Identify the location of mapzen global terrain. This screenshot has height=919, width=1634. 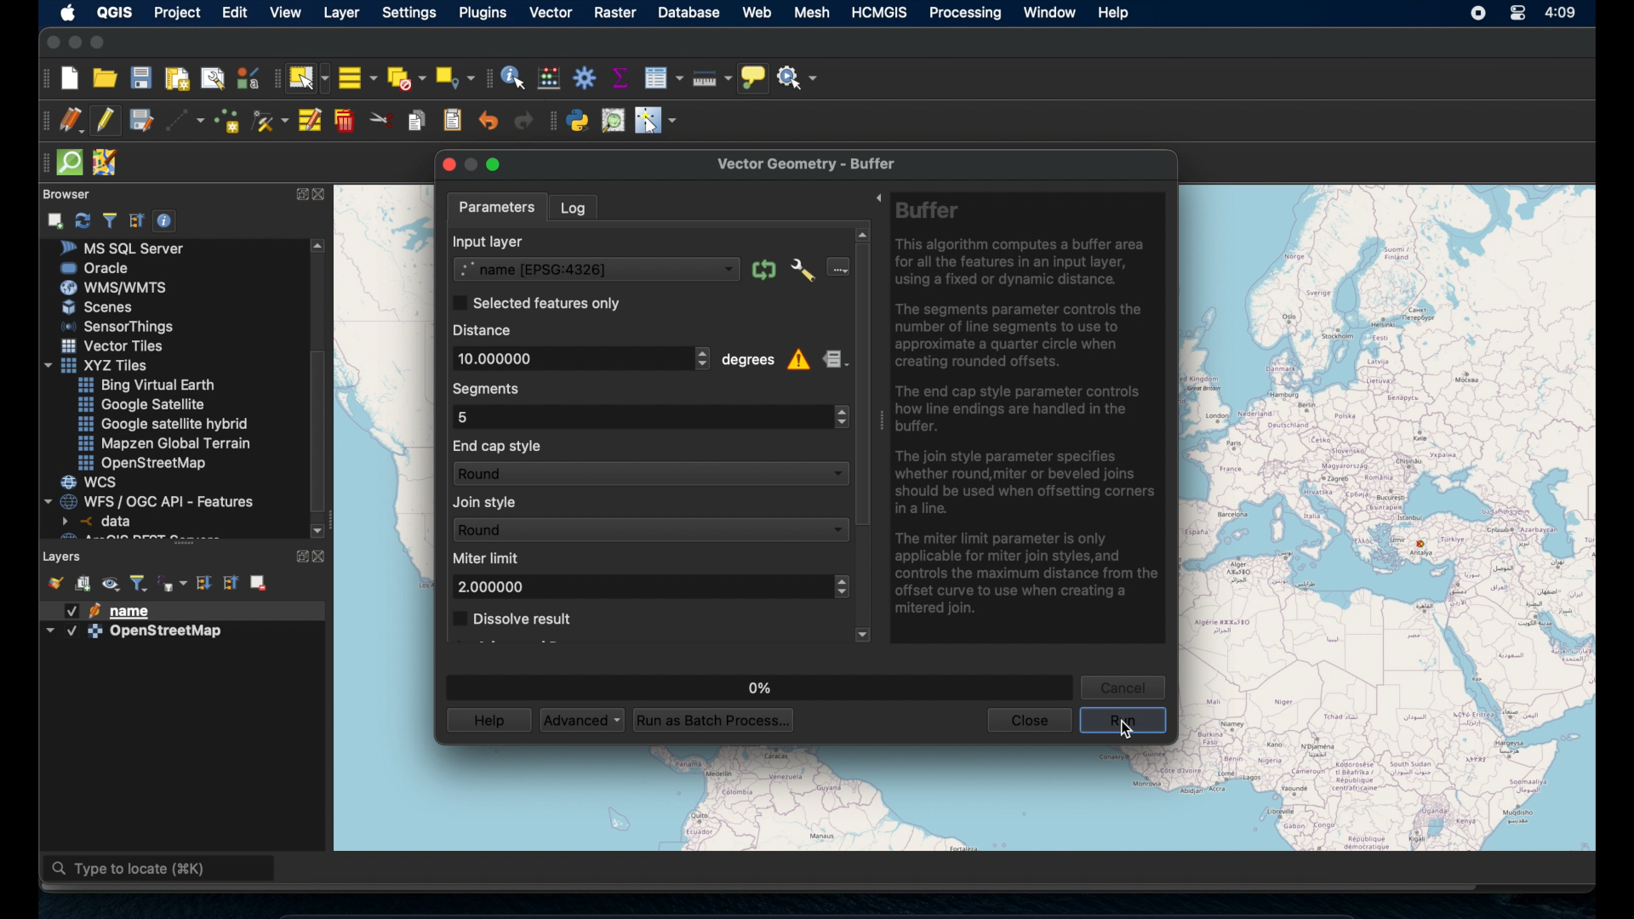
(165, 442).